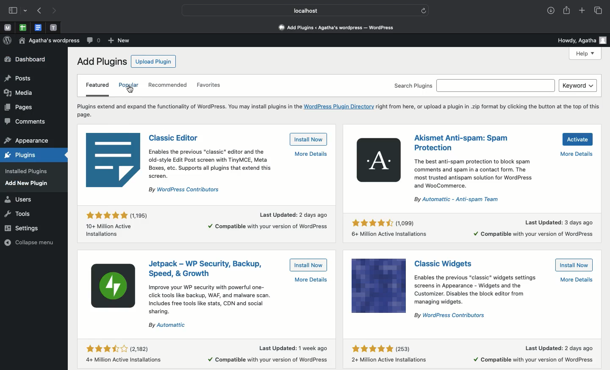 The width and height of the screenshot is (610, 370). I want to click on appearance , so click(26, 141).